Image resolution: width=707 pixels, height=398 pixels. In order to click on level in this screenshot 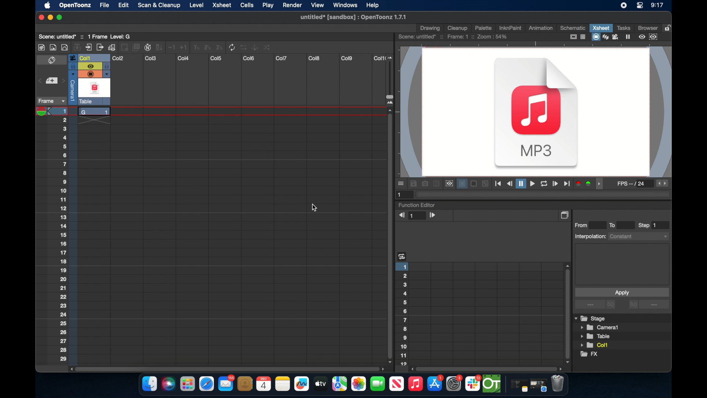, I will do `click(197, 5)`.